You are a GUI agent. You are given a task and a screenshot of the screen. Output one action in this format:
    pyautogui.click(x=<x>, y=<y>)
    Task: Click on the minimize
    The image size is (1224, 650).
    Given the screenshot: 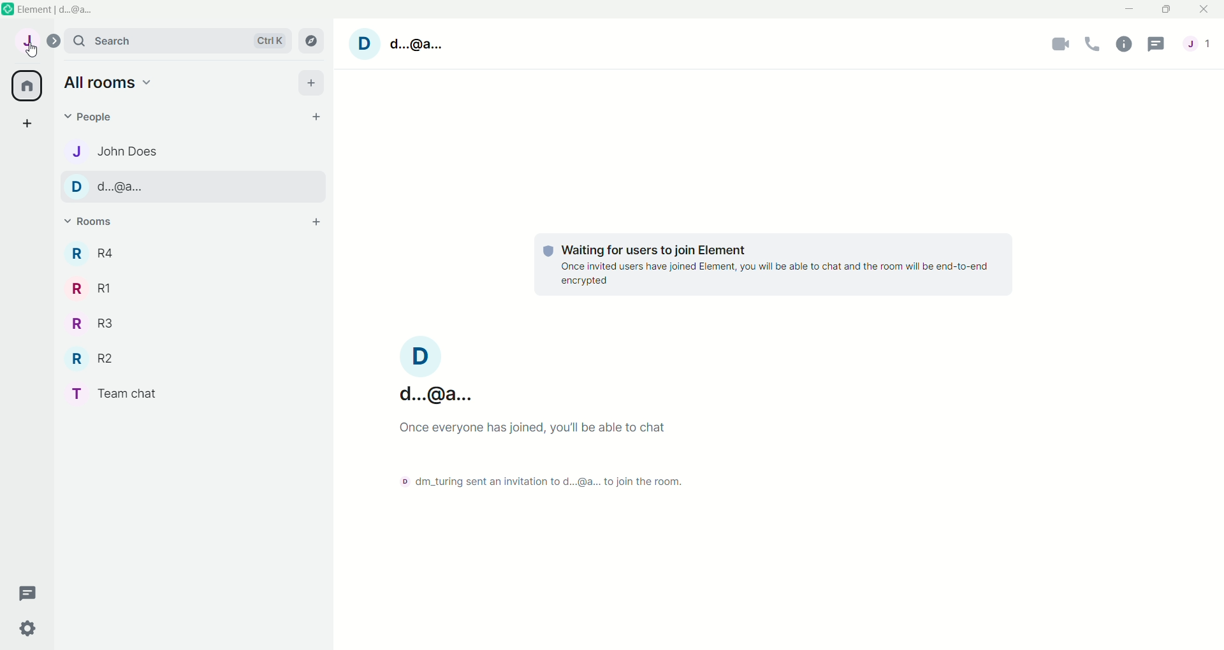 What is the action you would take?
    pyautogui.click(x=1132, y=10)
    